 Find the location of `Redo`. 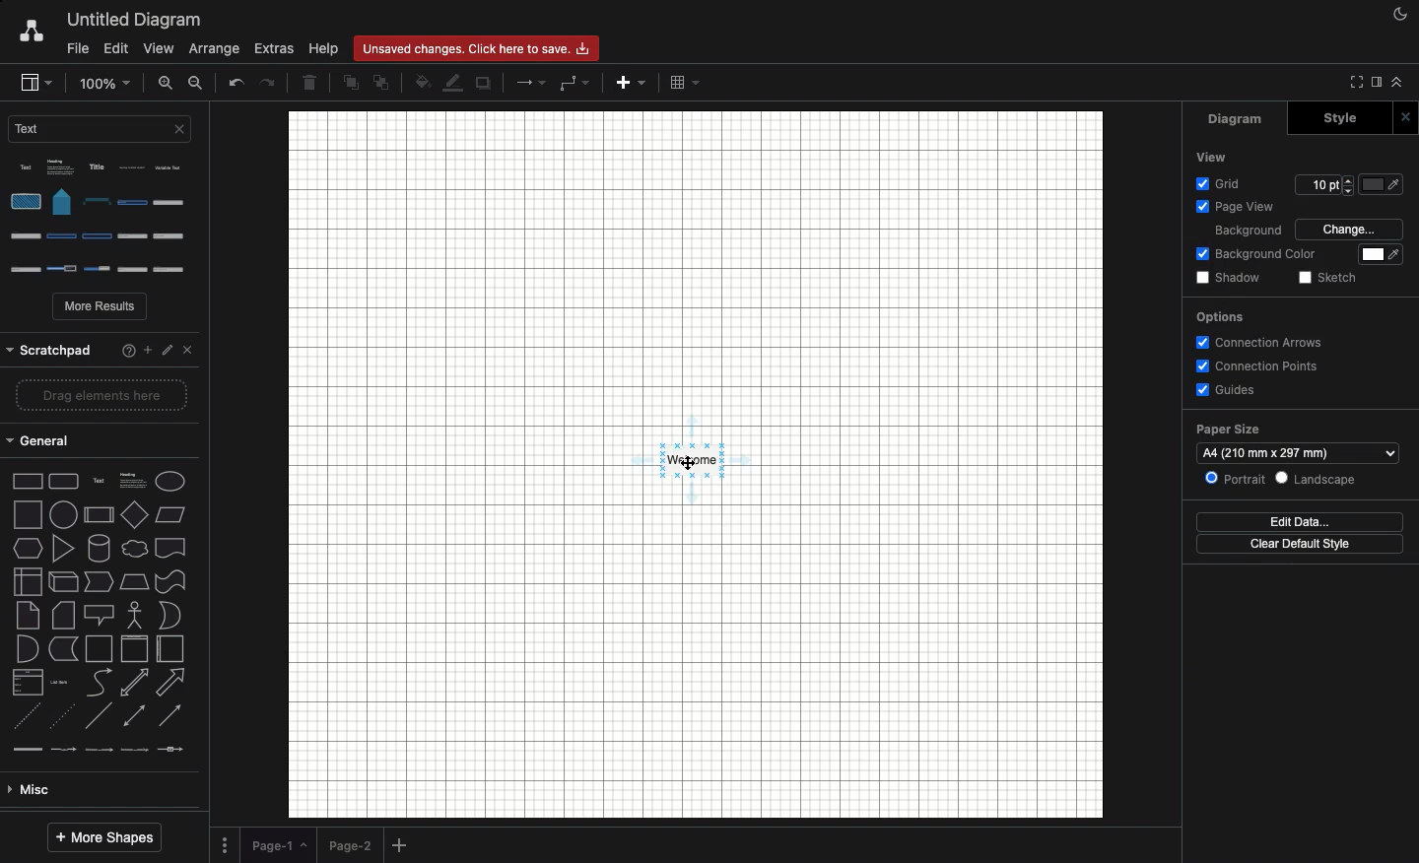

Redo is located at coordinates (270, 82).